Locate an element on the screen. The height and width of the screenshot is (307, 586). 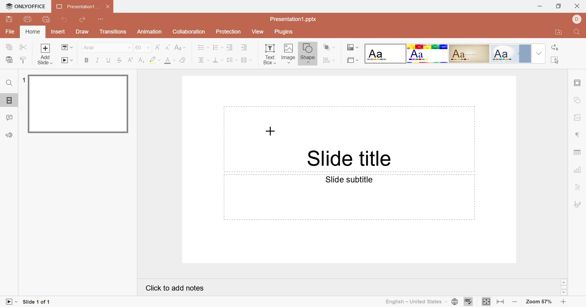
Feedback and support is located at coordinates (9, 135).